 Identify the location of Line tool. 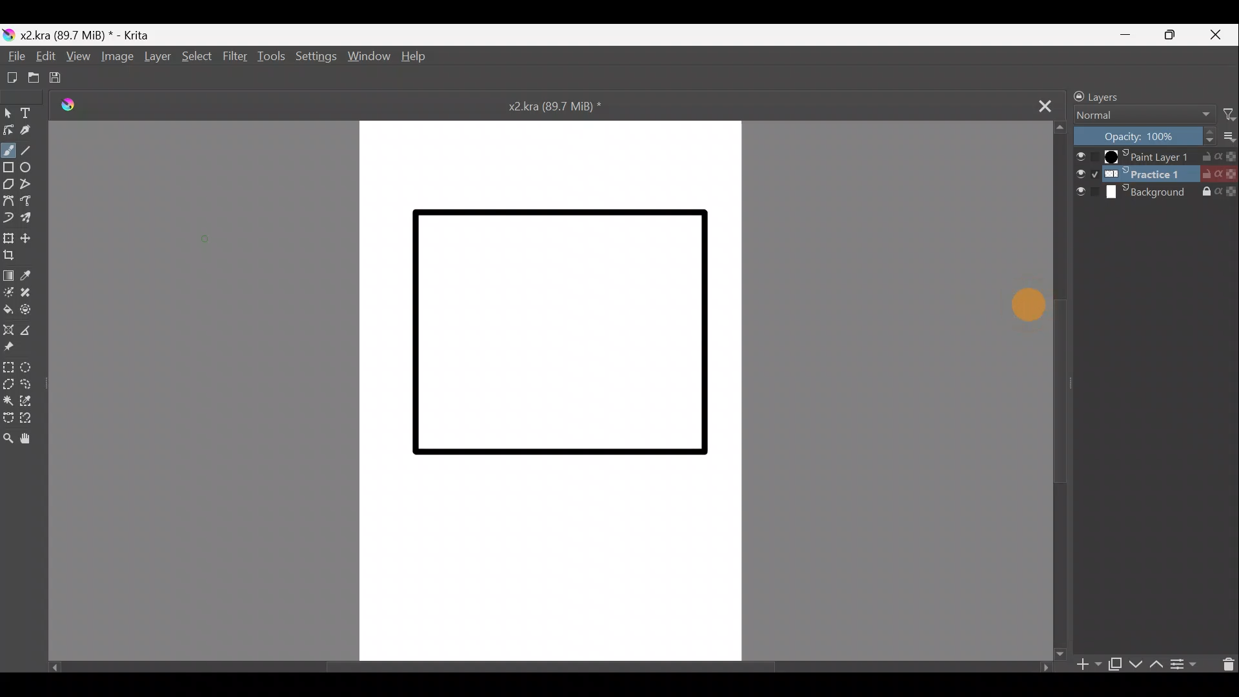
(36, 151).